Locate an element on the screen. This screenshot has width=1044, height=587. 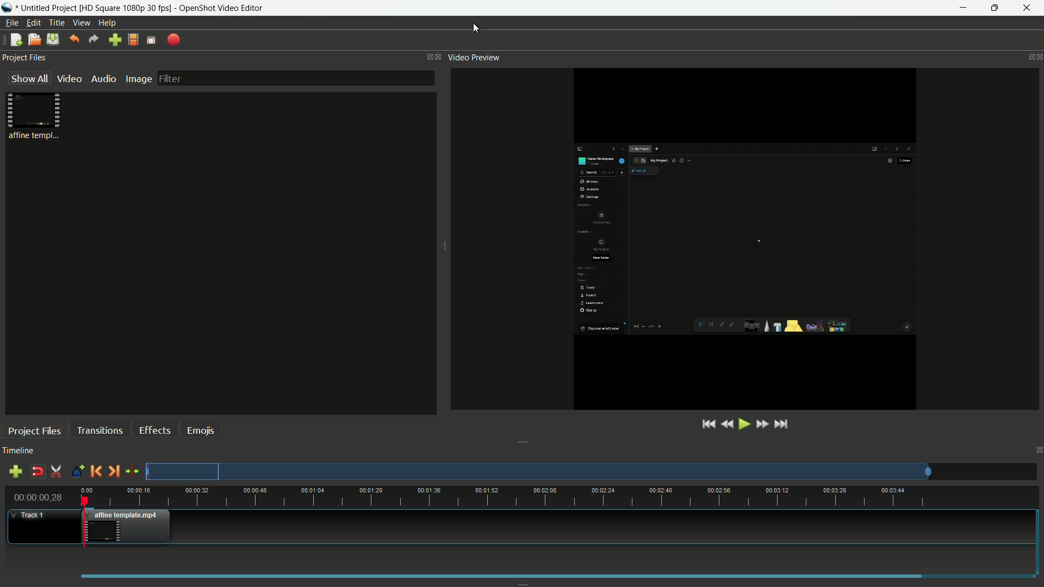
open file is located at coordinates (33, 39).